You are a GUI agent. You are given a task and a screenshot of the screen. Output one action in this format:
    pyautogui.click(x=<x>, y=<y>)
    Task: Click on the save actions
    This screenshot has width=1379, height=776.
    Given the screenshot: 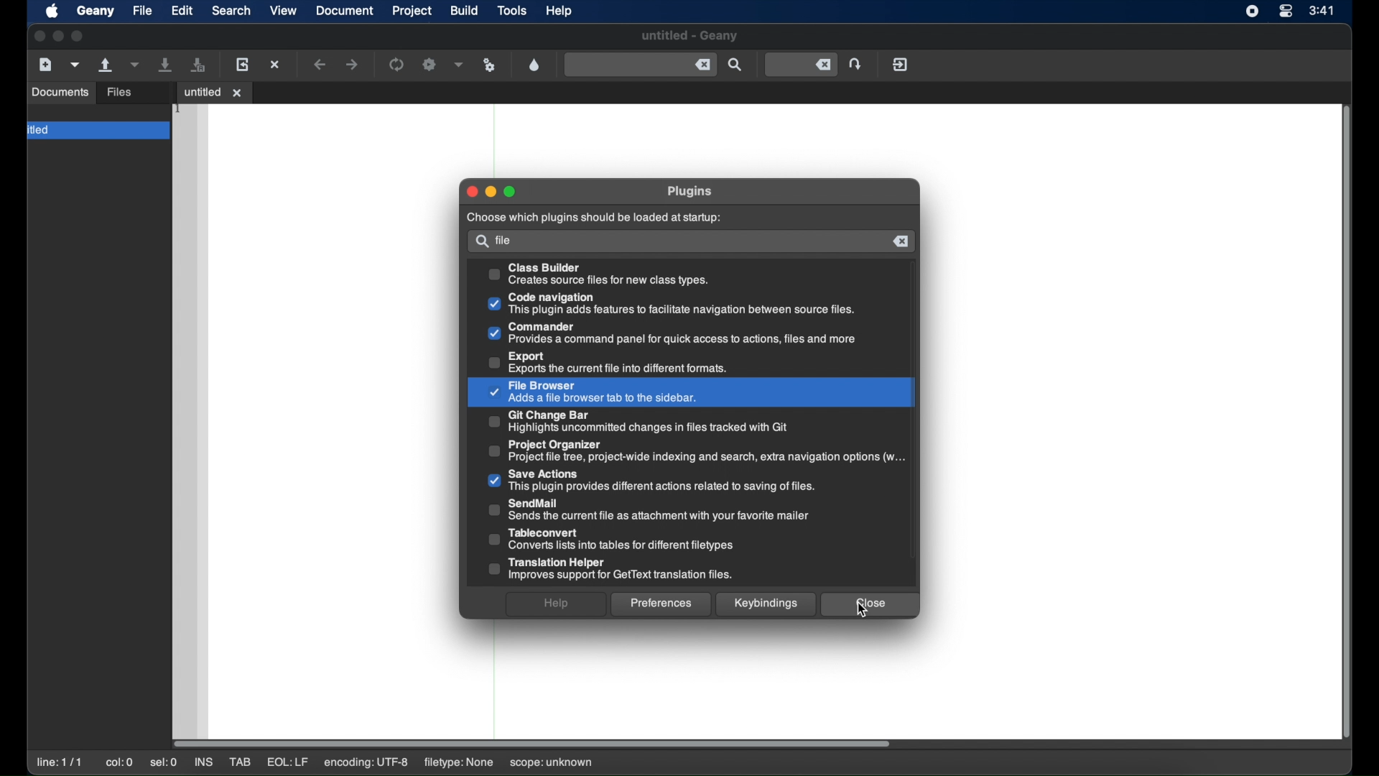 What is the action you would take?
    pyautogui.click(x=654, y=480)
    